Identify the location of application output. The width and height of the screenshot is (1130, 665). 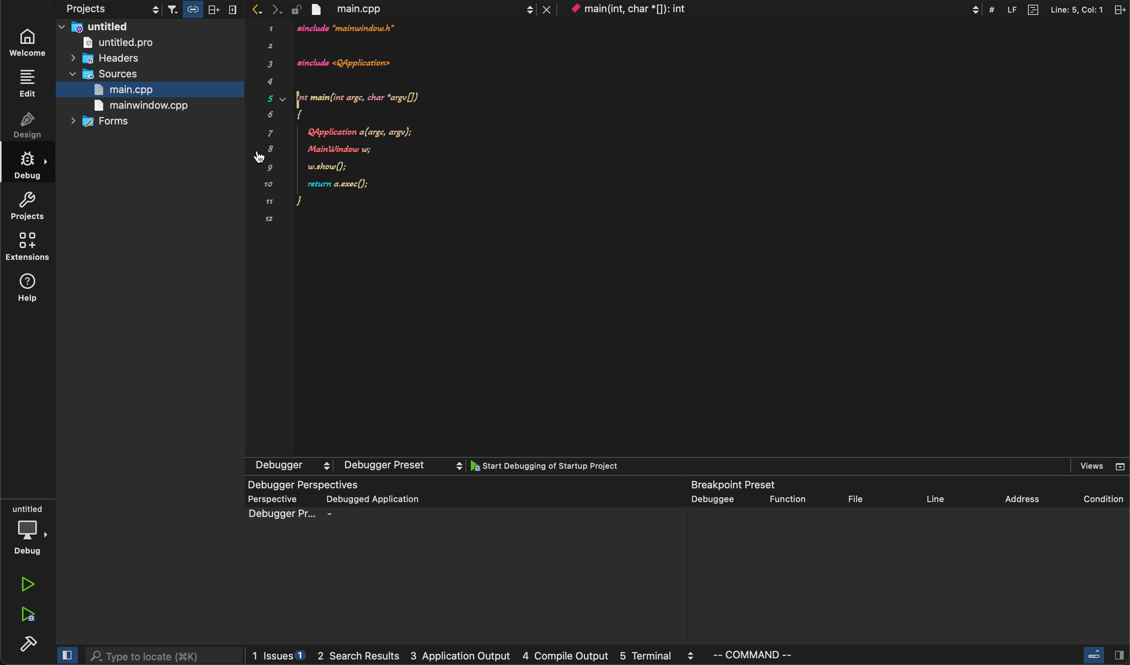
(463, 658).